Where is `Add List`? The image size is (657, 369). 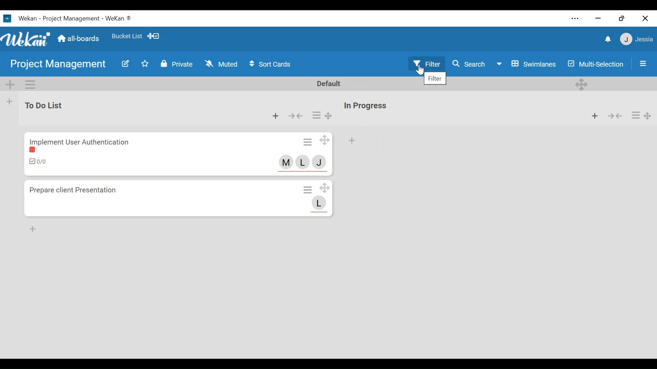 Add List is located at coordinates (10, 102).